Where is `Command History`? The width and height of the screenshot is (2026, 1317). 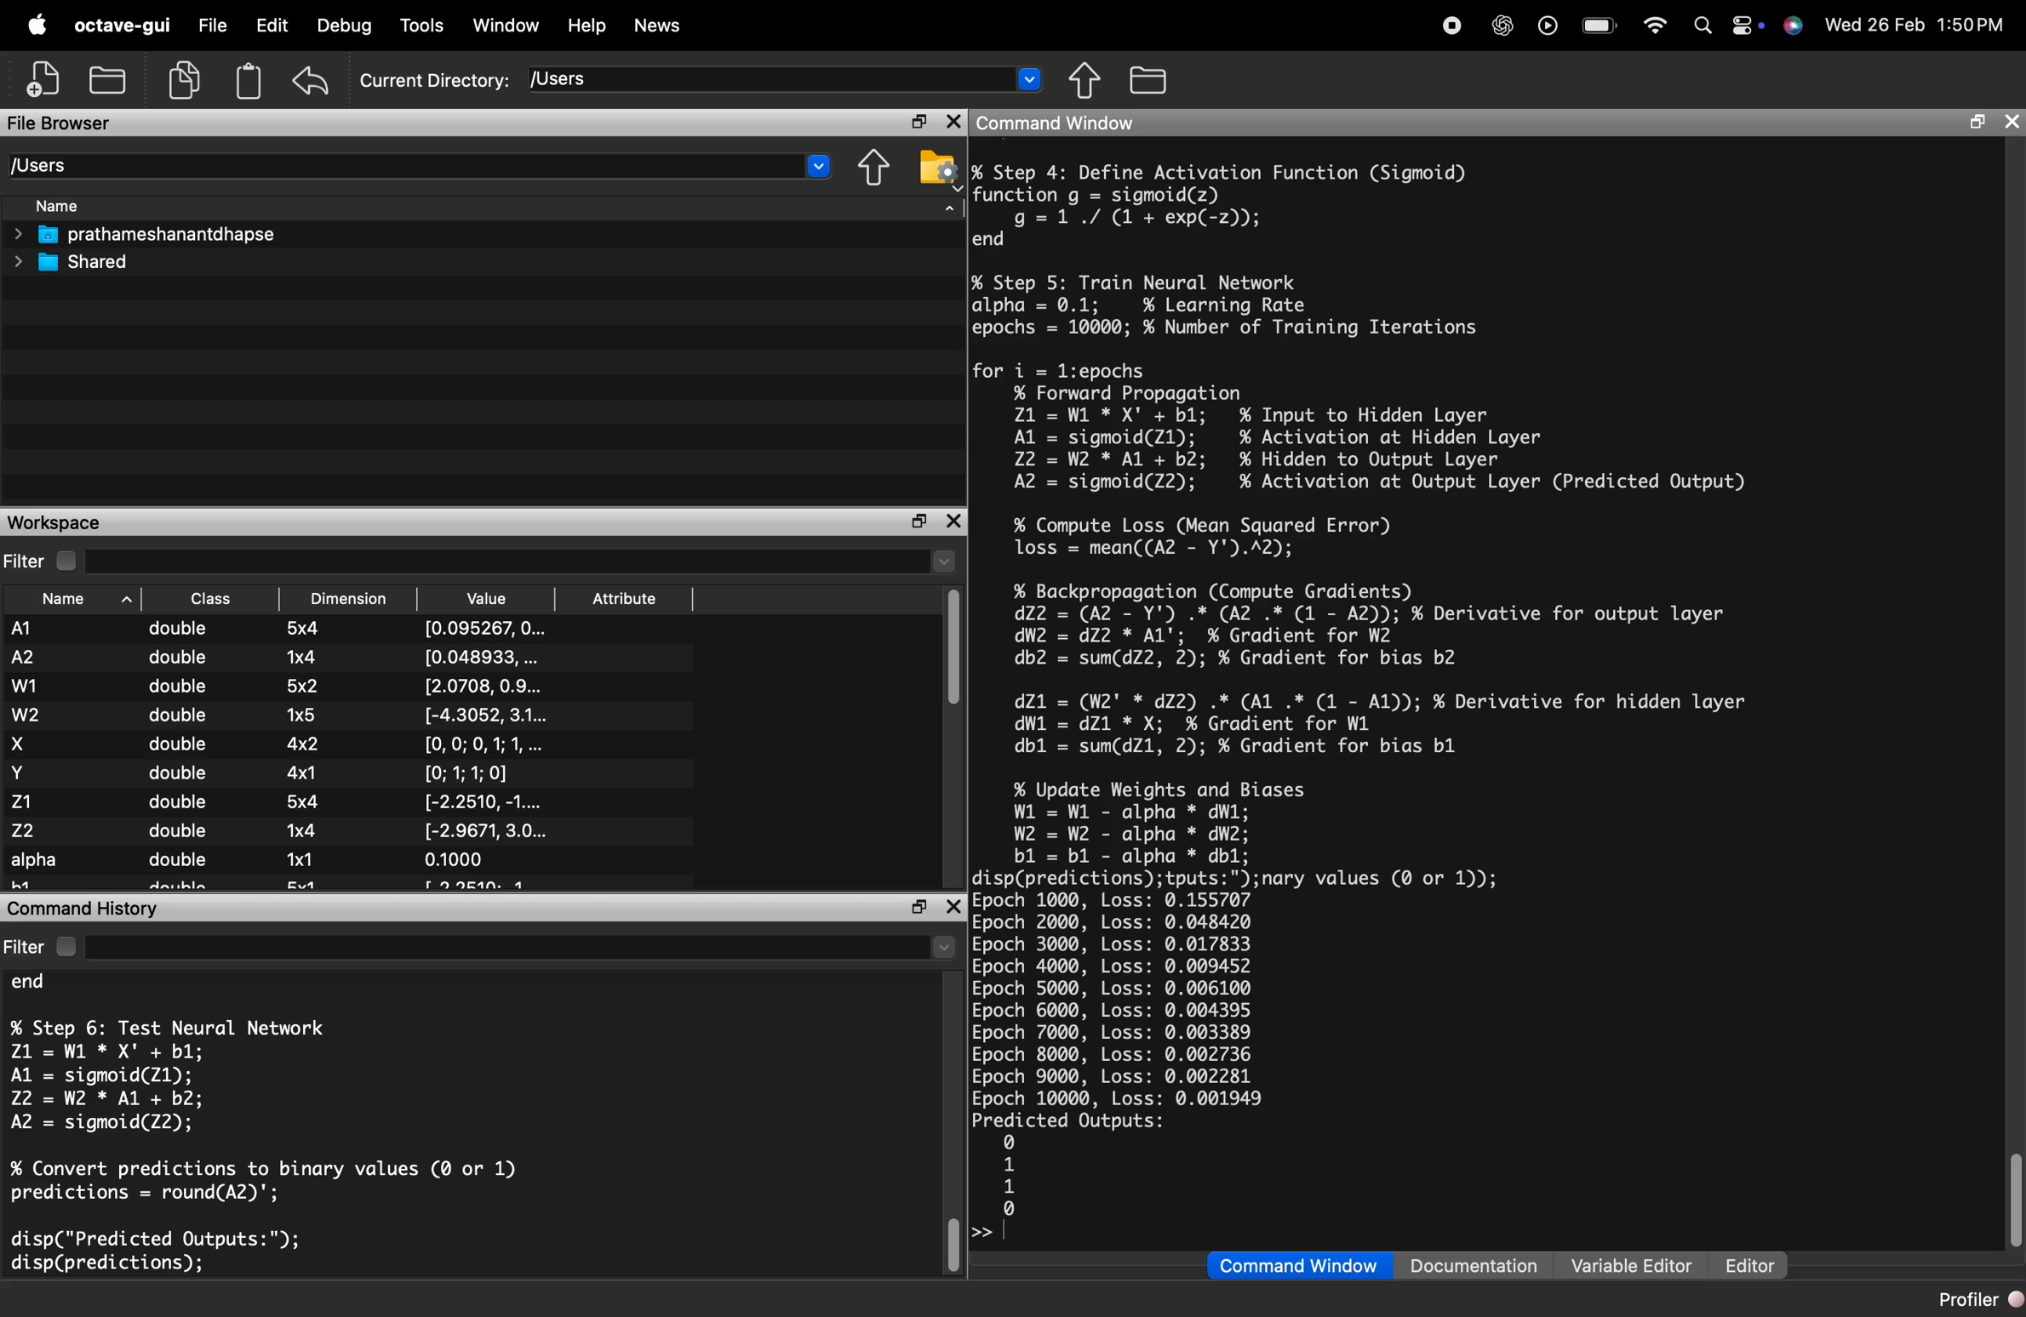
Command History is located at coordinates (84, 907).